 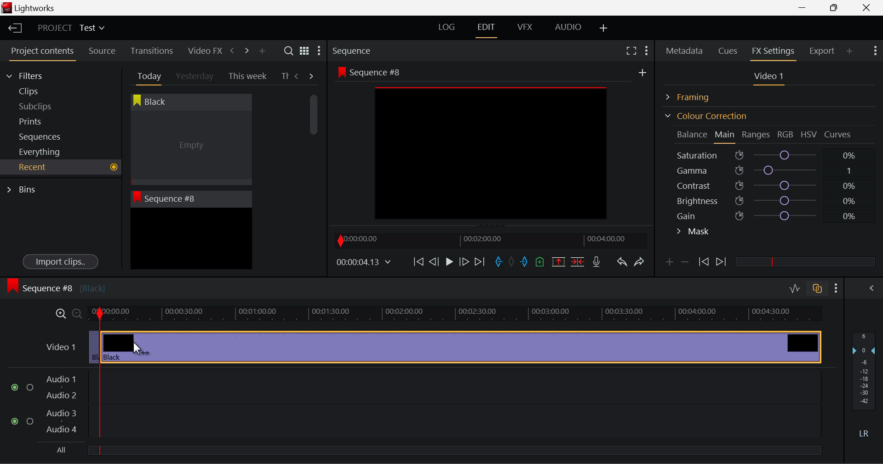 What do you see at coordinates (191, 240) in the screenshot?
I see `Recent Clip` at bounding box center [191, 240].